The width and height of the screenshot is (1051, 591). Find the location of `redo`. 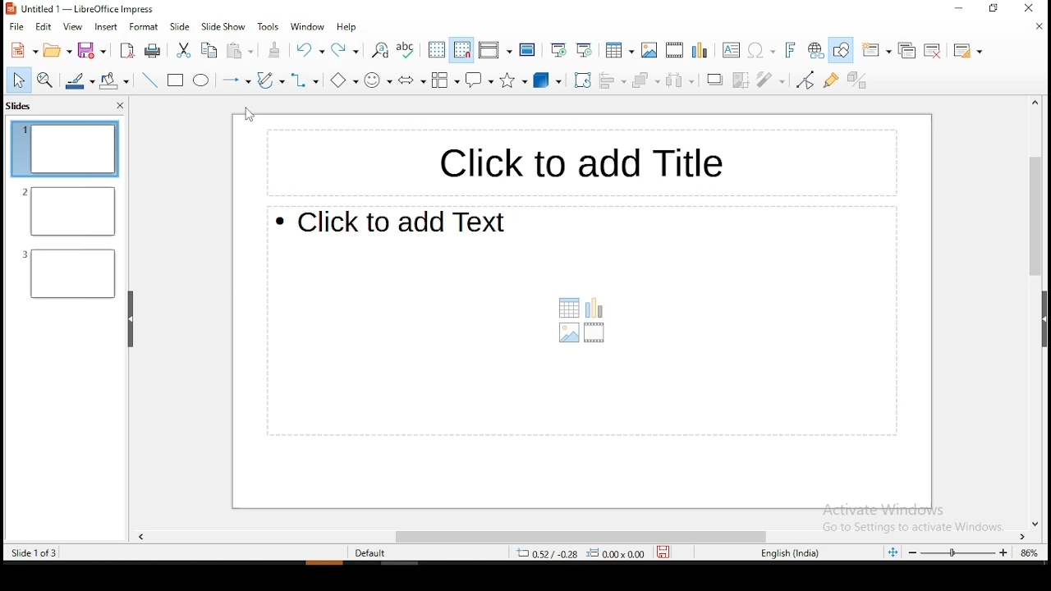

redo is located at coordinates (350, 53).